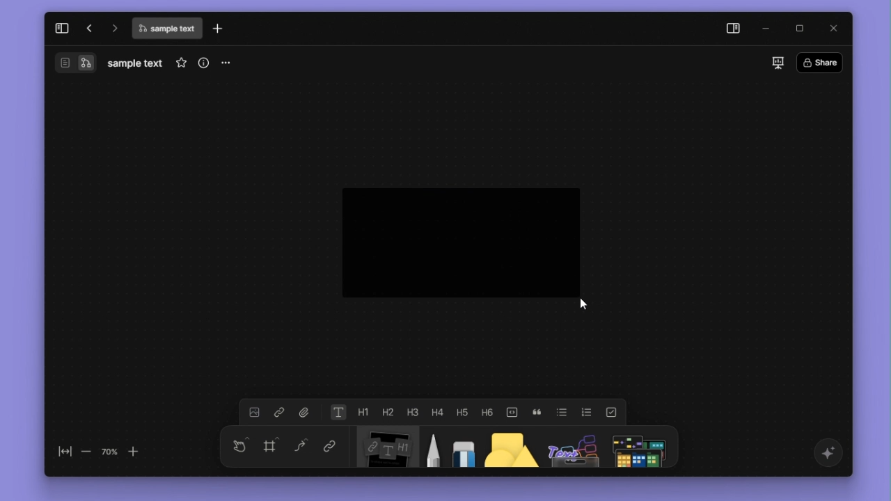 Image resolution: width=891 pixels, height=501 pixels. Describe the element at coordinates (642, 447) in the screenshot. I see `more shapes` at that location.